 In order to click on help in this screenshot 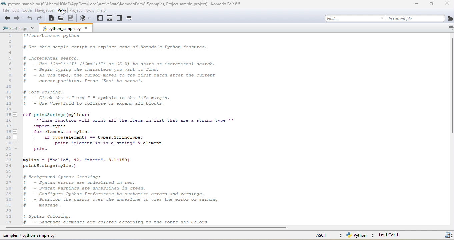, I will do `click(107, 11)`.